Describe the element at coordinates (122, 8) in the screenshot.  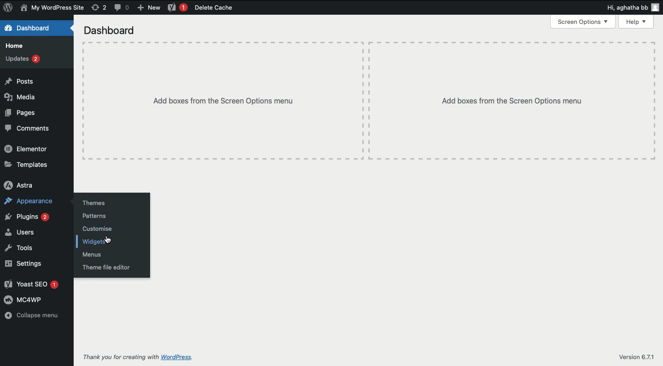
I see `comments` at that location.